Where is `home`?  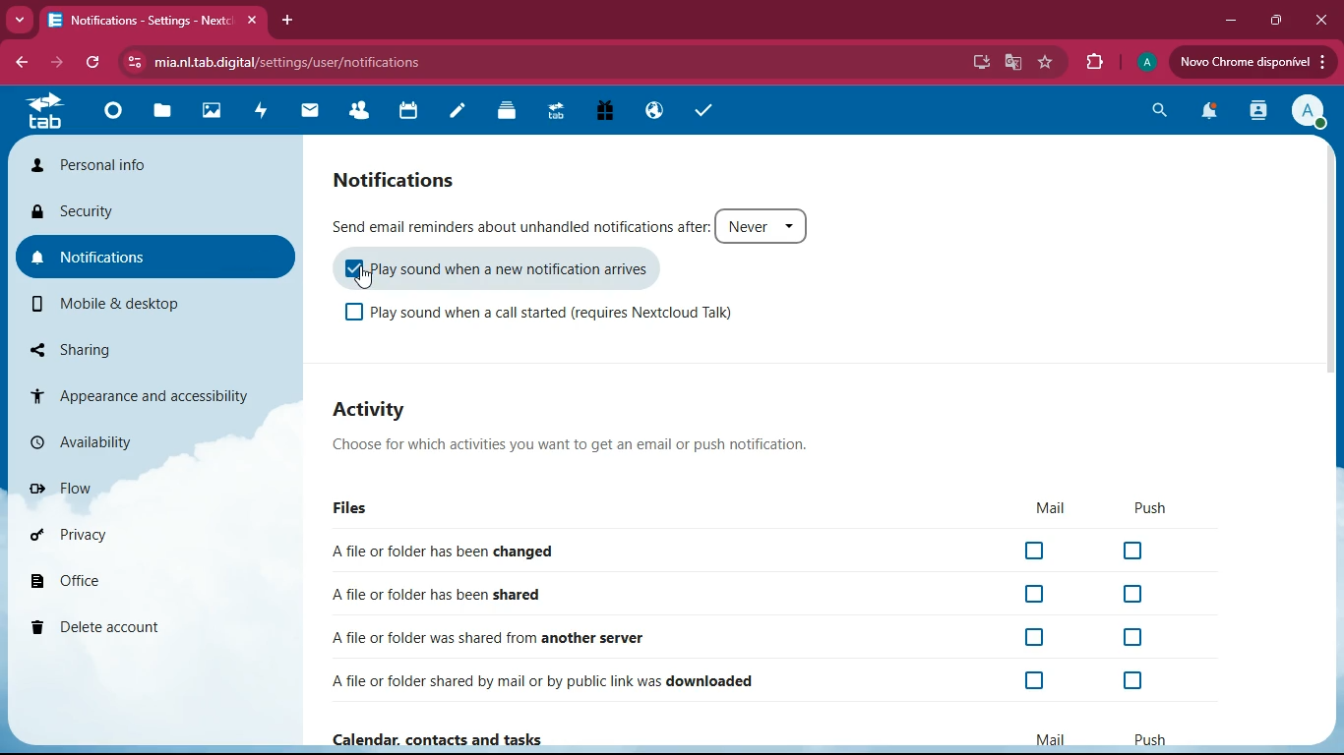
home is located at coordinates (117, 118).